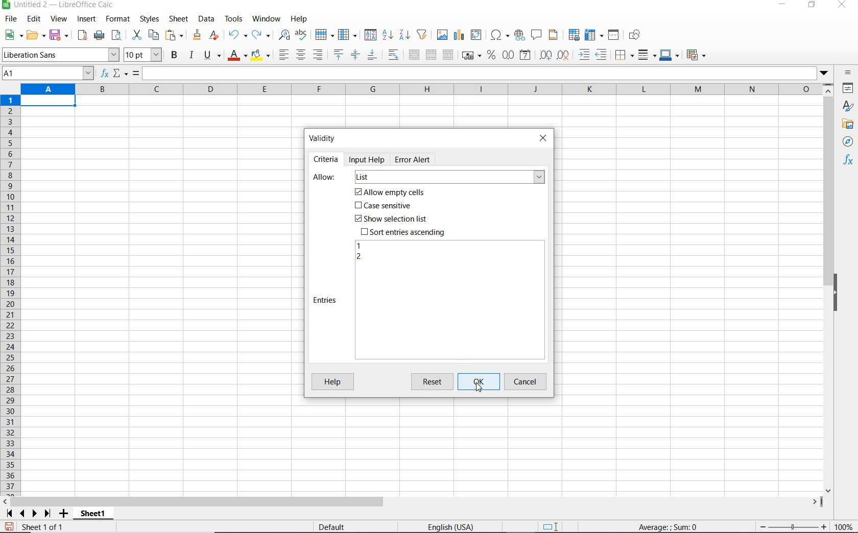 The image size is (858, 533). Describe the element at coordinates (849, 89) in the screenshot. I see `properties` at that location.